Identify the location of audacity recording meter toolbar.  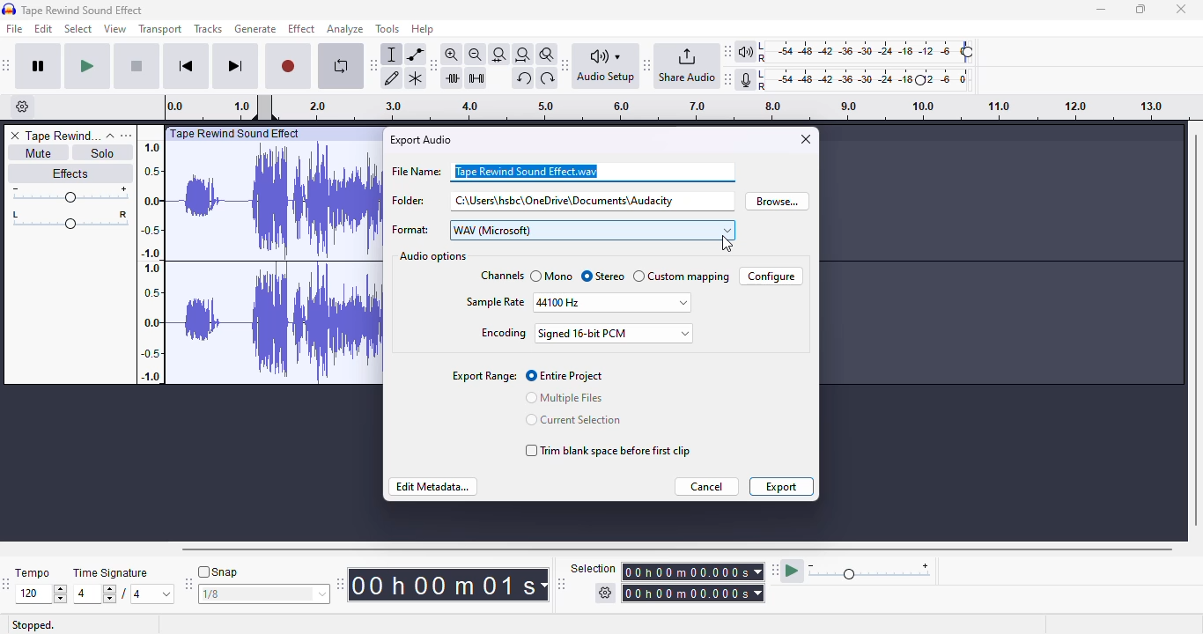
(850, 79).